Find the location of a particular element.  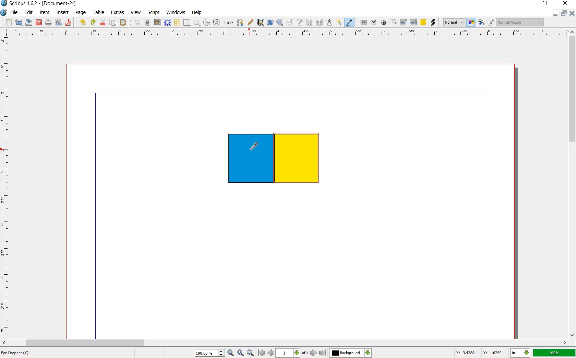

X: 3.4788 Y: 16250 is located at coordinates (479, 353).